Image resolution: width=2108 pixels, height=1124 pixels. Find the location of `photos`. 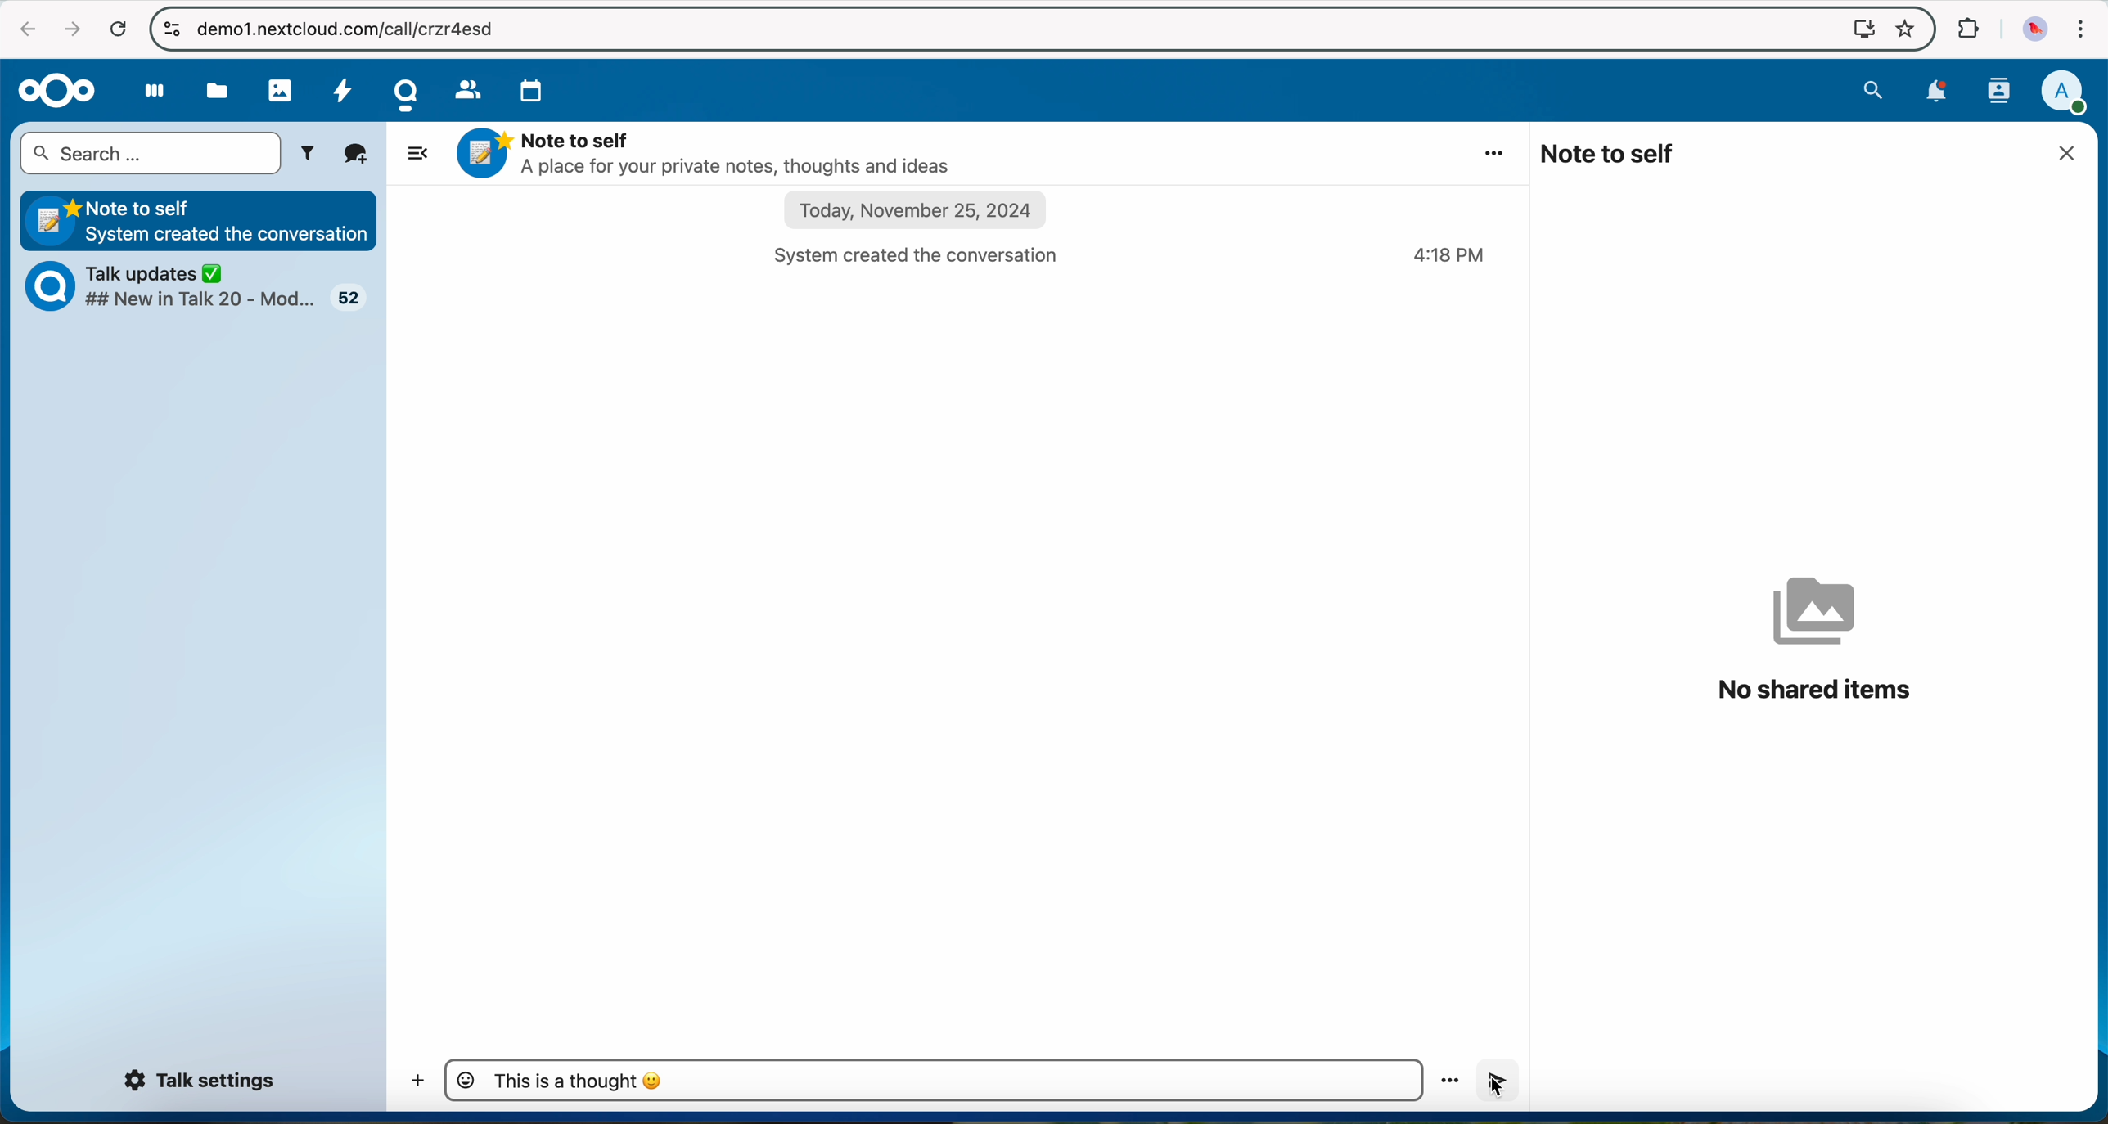

photos is located at coordinates (279, 88).